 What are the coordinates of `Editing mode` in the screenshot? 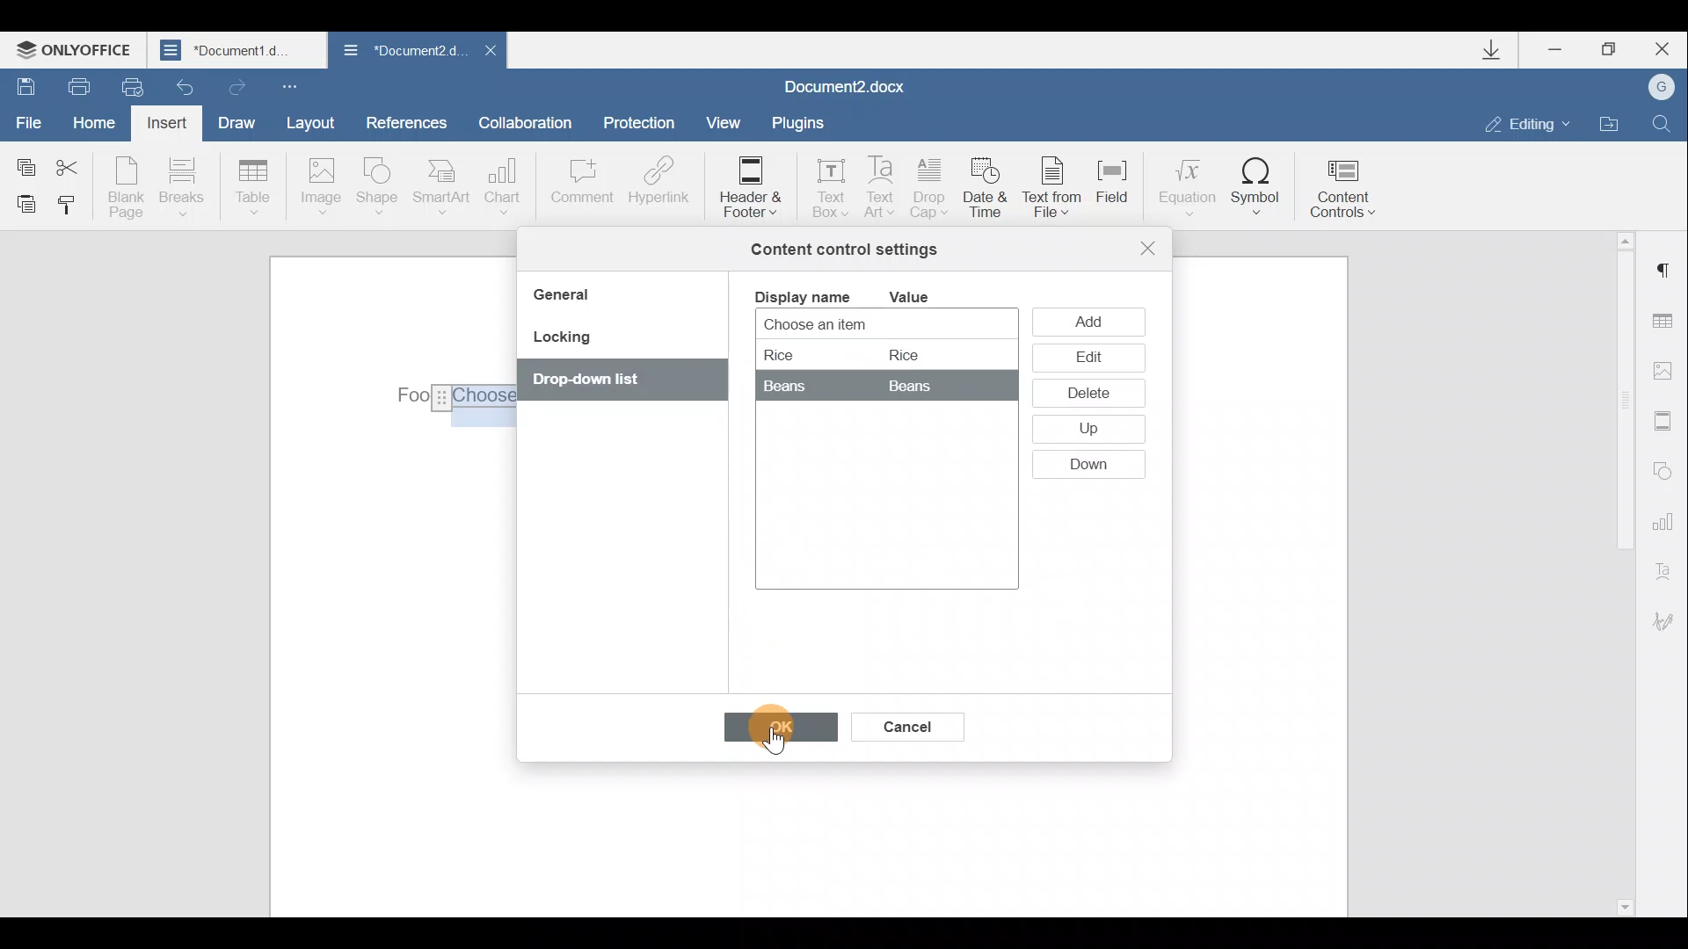 It's located at (1528, 123).